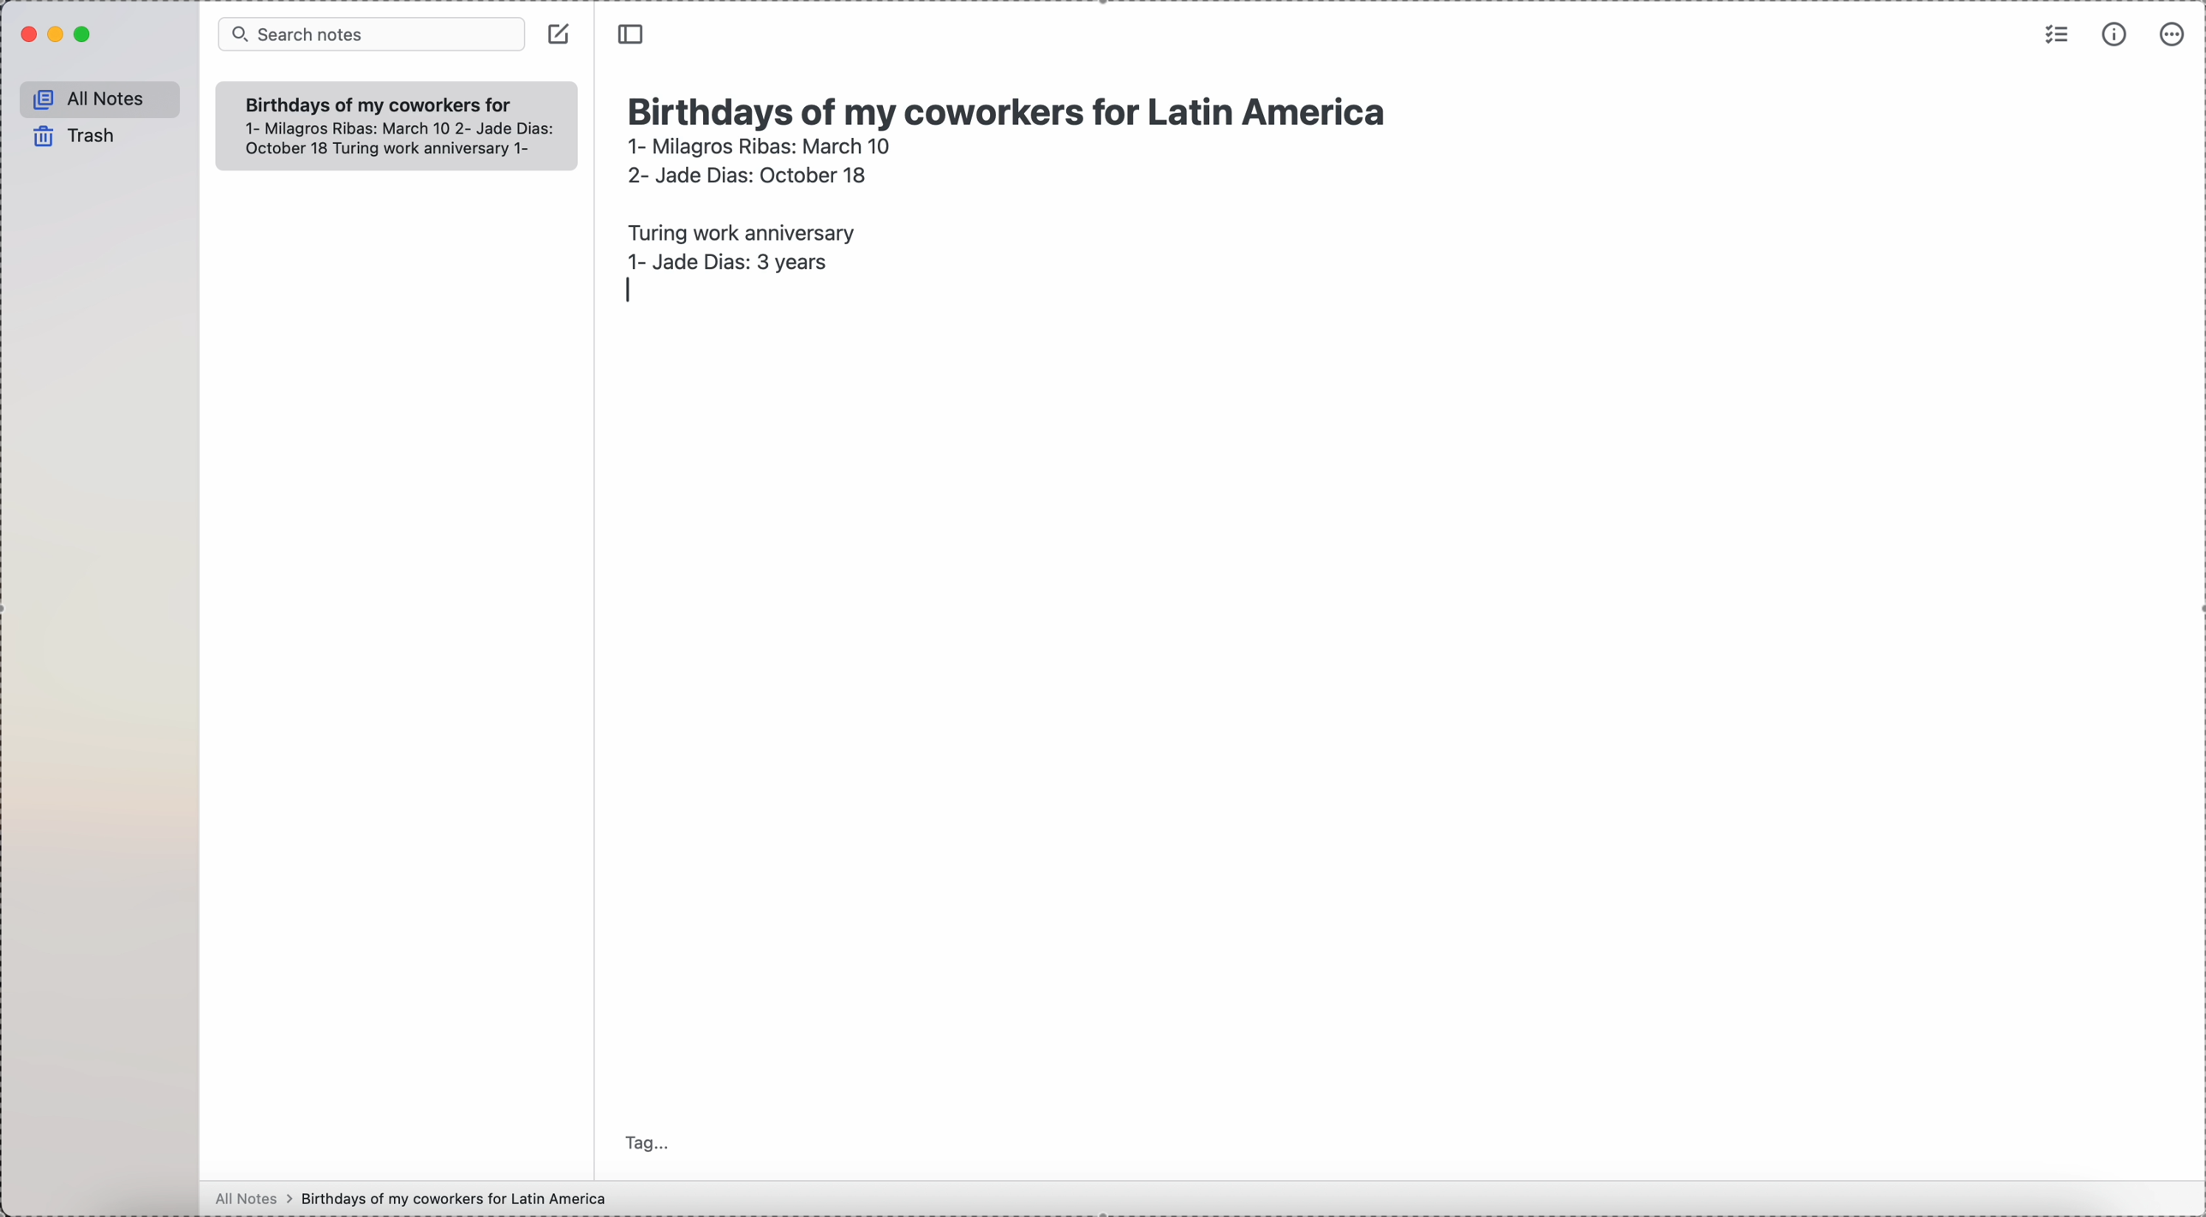 Image resolution: width=2206 pixels, height=1217 pixels. I want to click on 1- Jade Dias: 3 years, so click(727, 260).